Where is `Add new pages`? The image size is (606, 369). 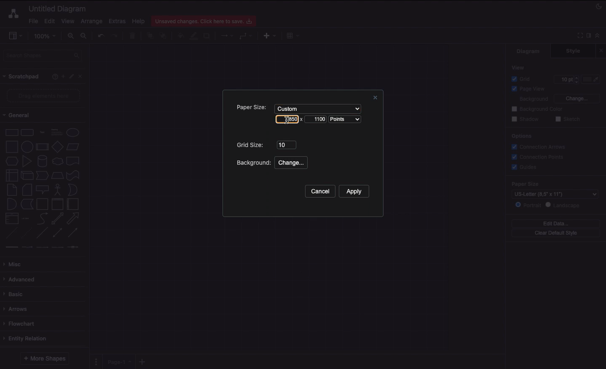
Add new pages is located at coordinates (143, 362).